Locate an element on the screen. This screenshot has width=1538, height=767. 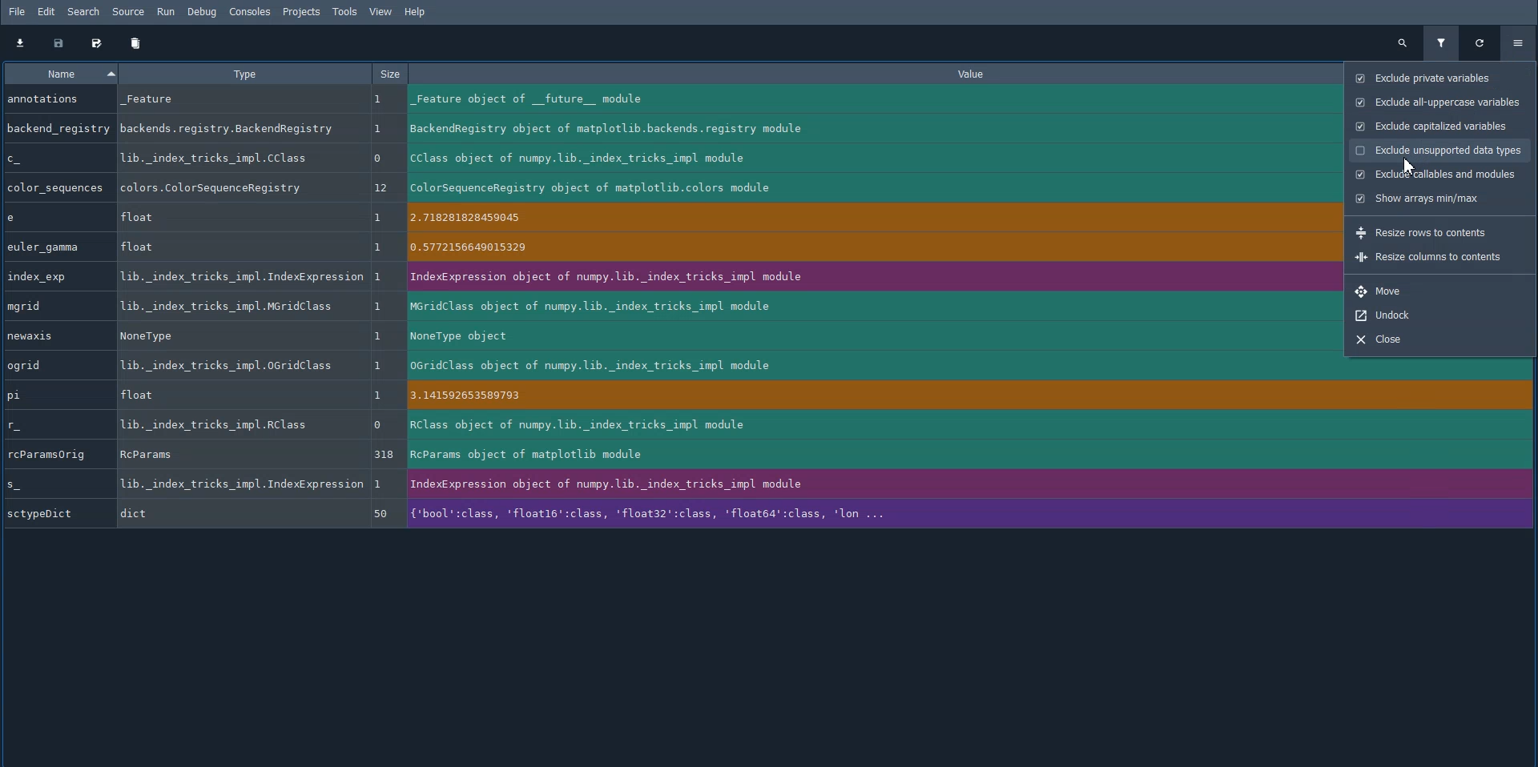
1 is located at coordinates (380, 335).